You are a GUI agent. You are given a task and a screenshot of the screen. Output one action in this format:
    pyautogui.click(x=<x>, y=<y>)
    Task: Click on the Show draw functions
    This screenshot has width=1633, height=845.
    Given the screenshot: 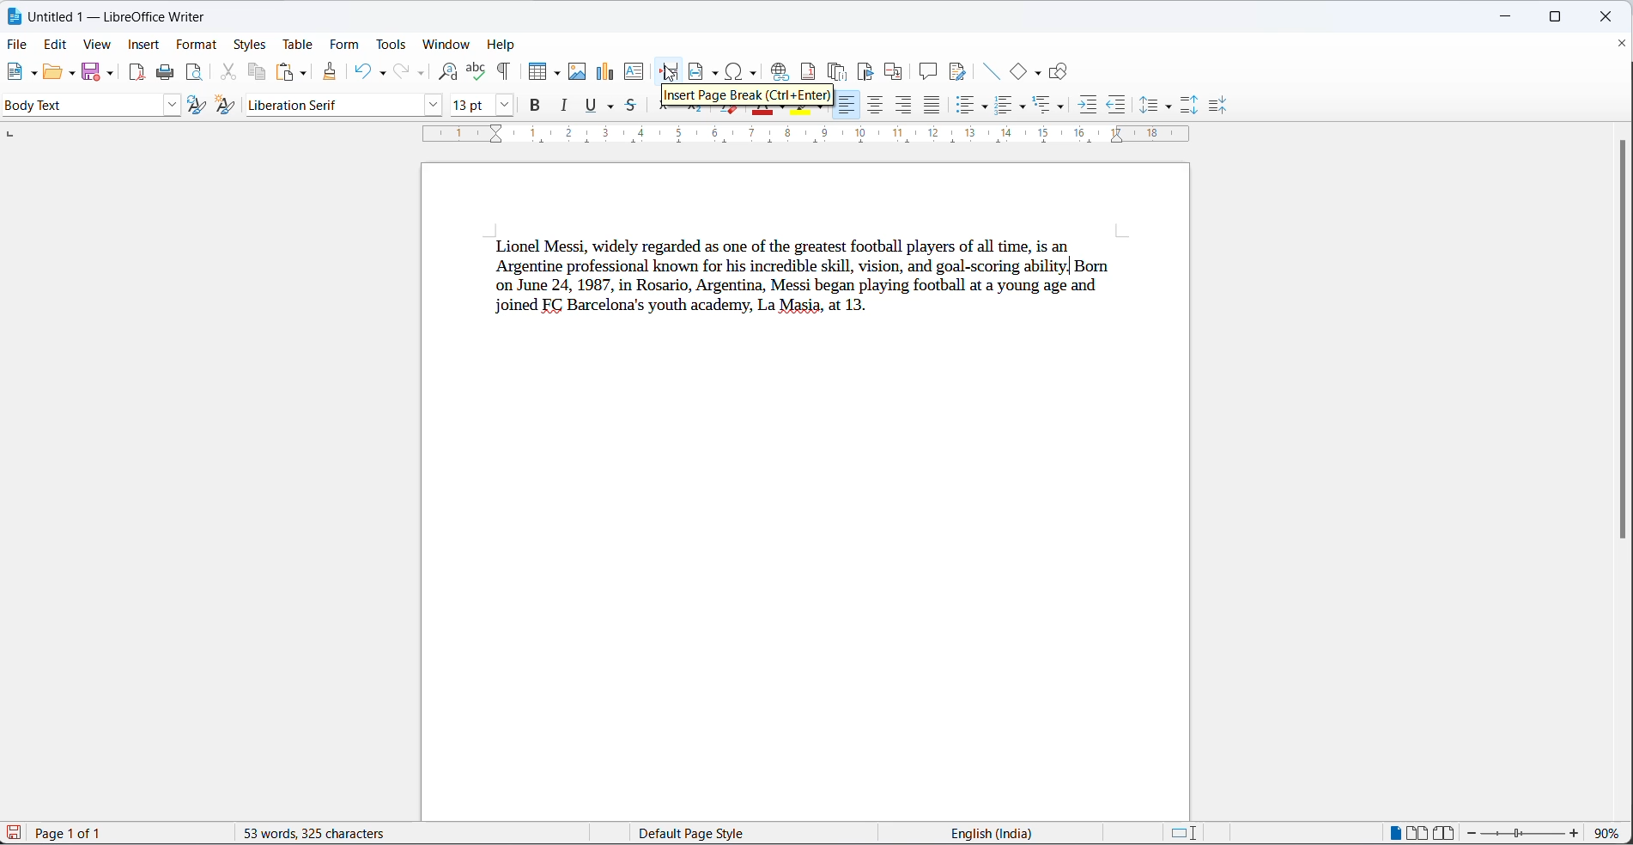 What is the action you would take?
    pyautogui.click(x=1060, y=70)
    